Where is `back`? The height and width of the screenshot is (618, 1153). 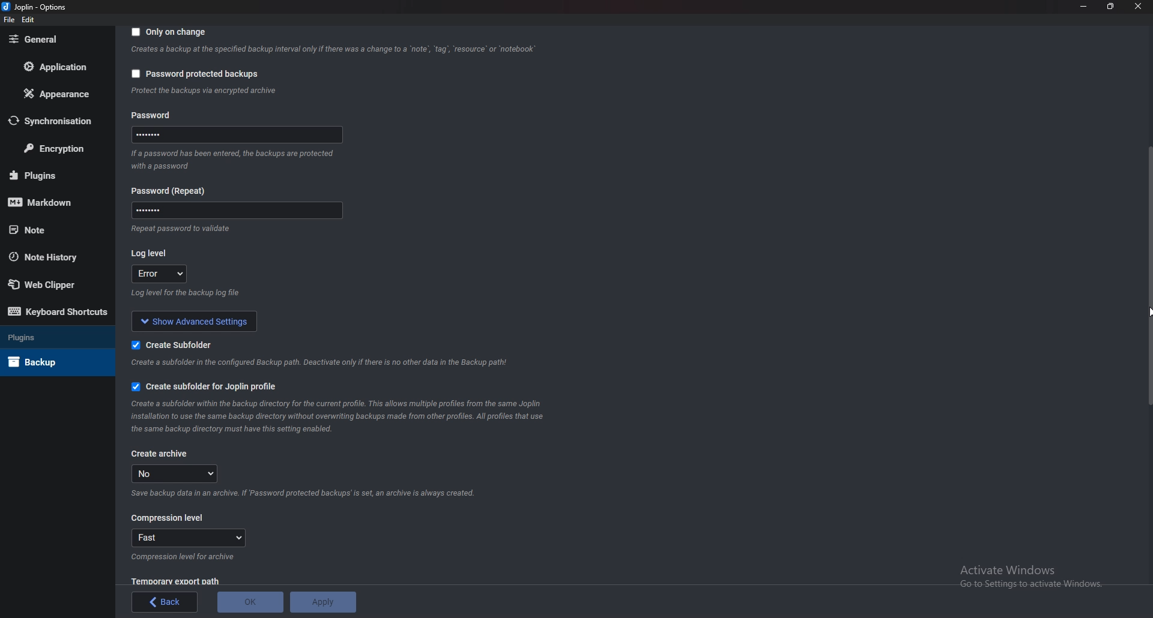
back is located at coordinates (166, 602).